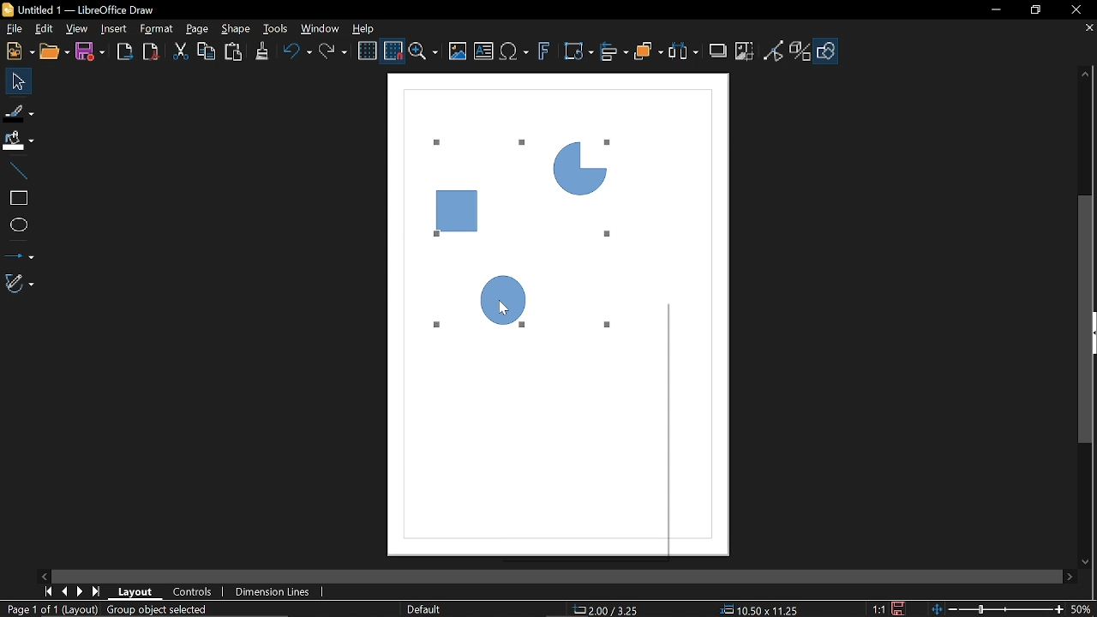 Image resolution: width=1097 pixels, height=617 pixels. Describe the element at coordinates (17, 51) in the screenshot. I see `New` at that location.